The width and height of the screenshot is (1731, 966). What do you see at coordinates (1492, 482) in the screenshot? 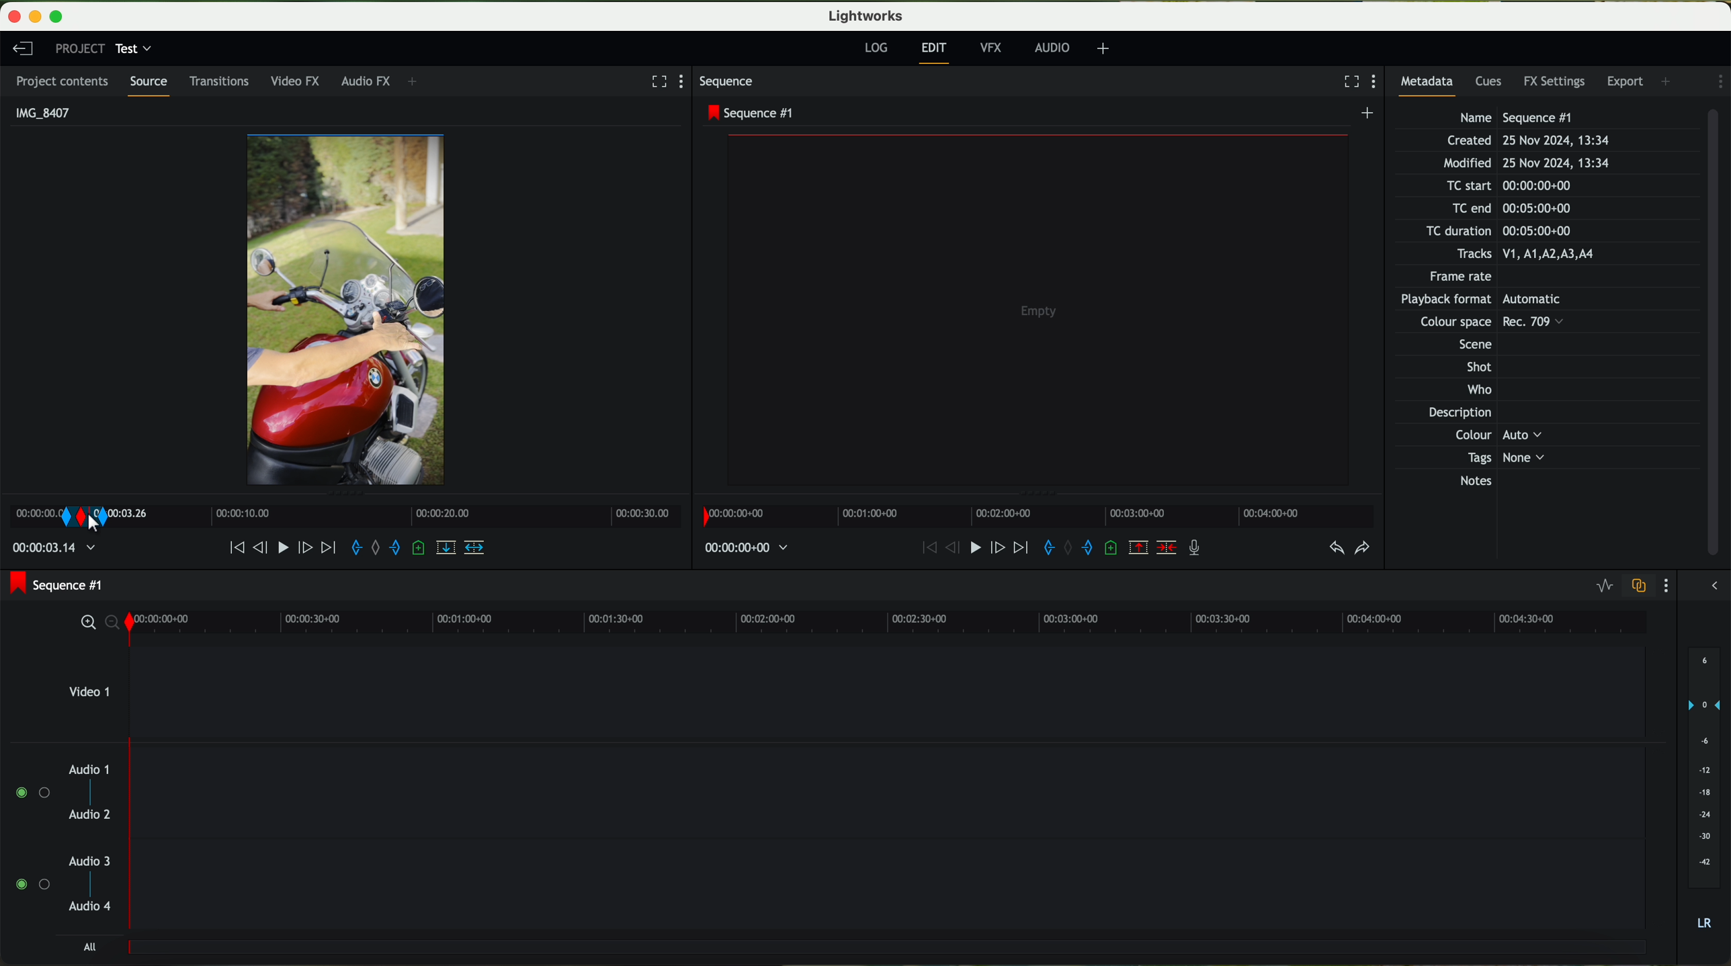
I see `Notes` at bounding box center [1492, 482].